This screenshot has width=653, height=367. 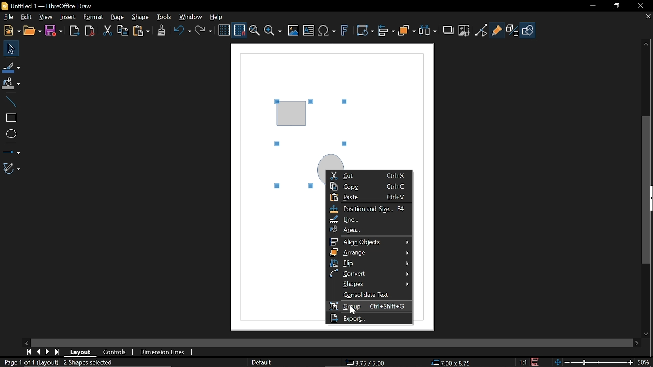 I want to click on Line color, so click(x=11, y=66).